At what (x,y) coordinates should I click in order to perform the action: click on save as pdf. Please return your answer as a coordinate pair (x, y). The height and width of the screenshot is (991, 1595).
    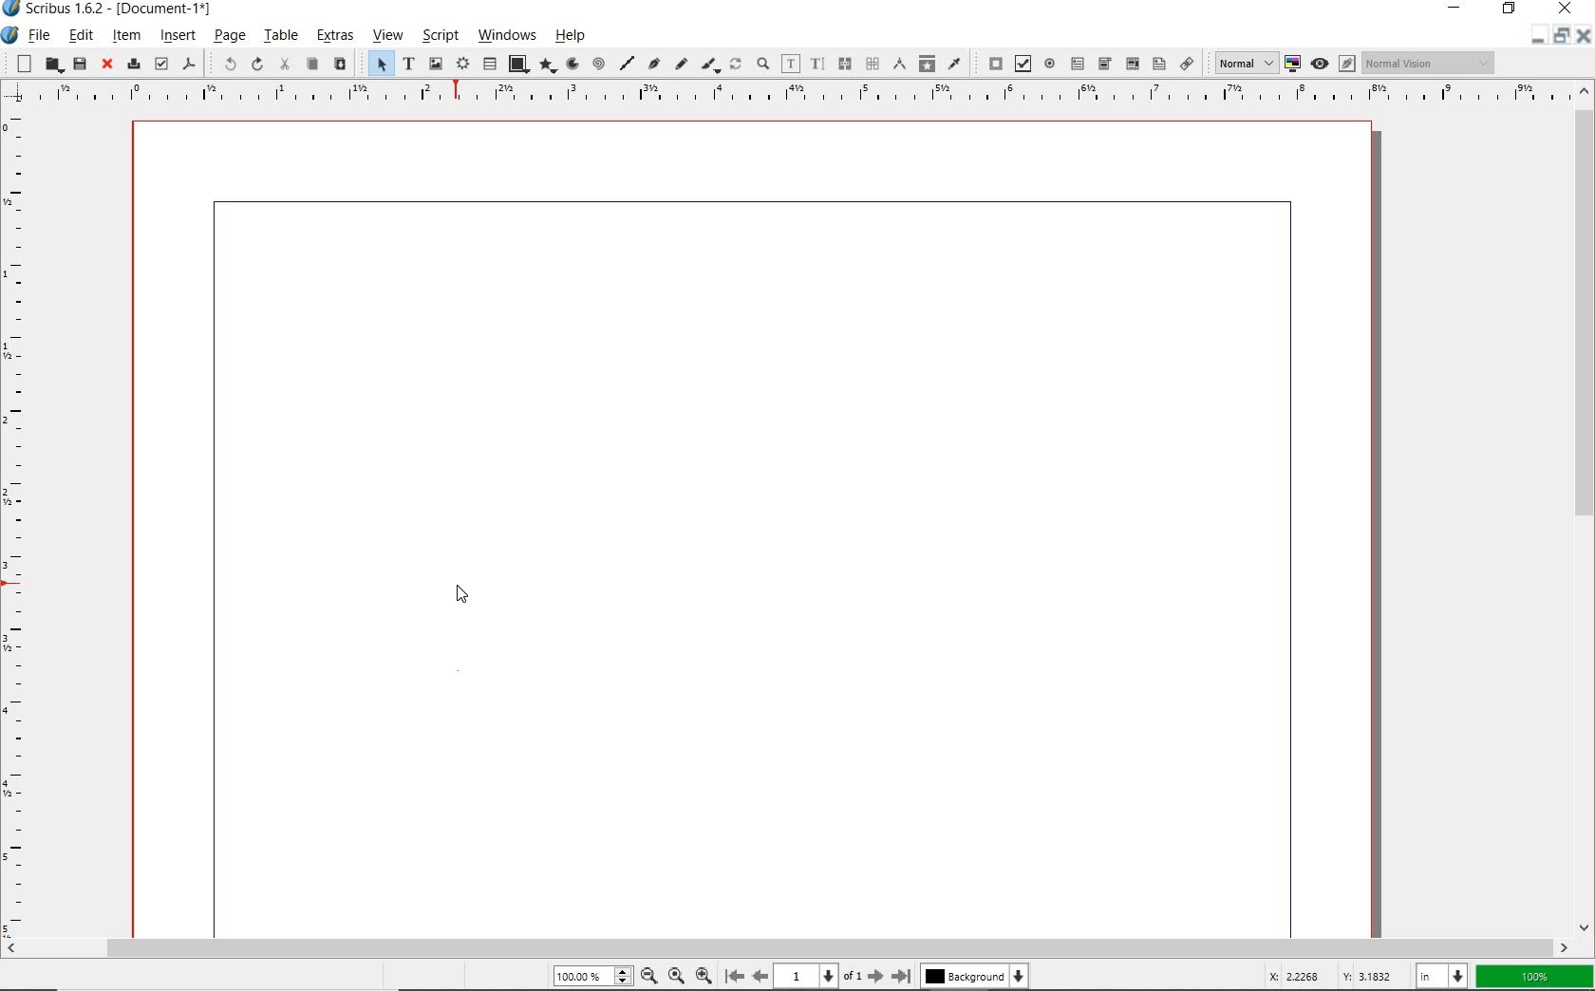
    Looking at the image, I should click on (190, 65).